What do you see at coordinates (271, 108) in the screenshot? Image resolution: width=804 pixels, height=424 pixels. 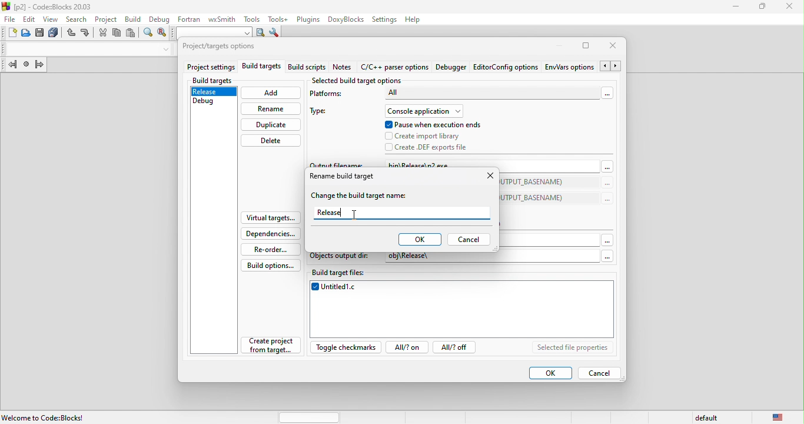 I see `rename` at bounding box center [271, 108].